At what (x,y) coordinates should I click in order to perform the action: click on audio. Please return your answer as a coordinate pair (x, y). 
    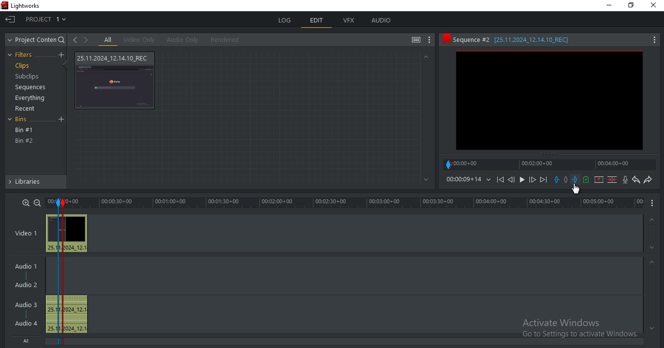
    Looking at the image, I should click on (69, 314).